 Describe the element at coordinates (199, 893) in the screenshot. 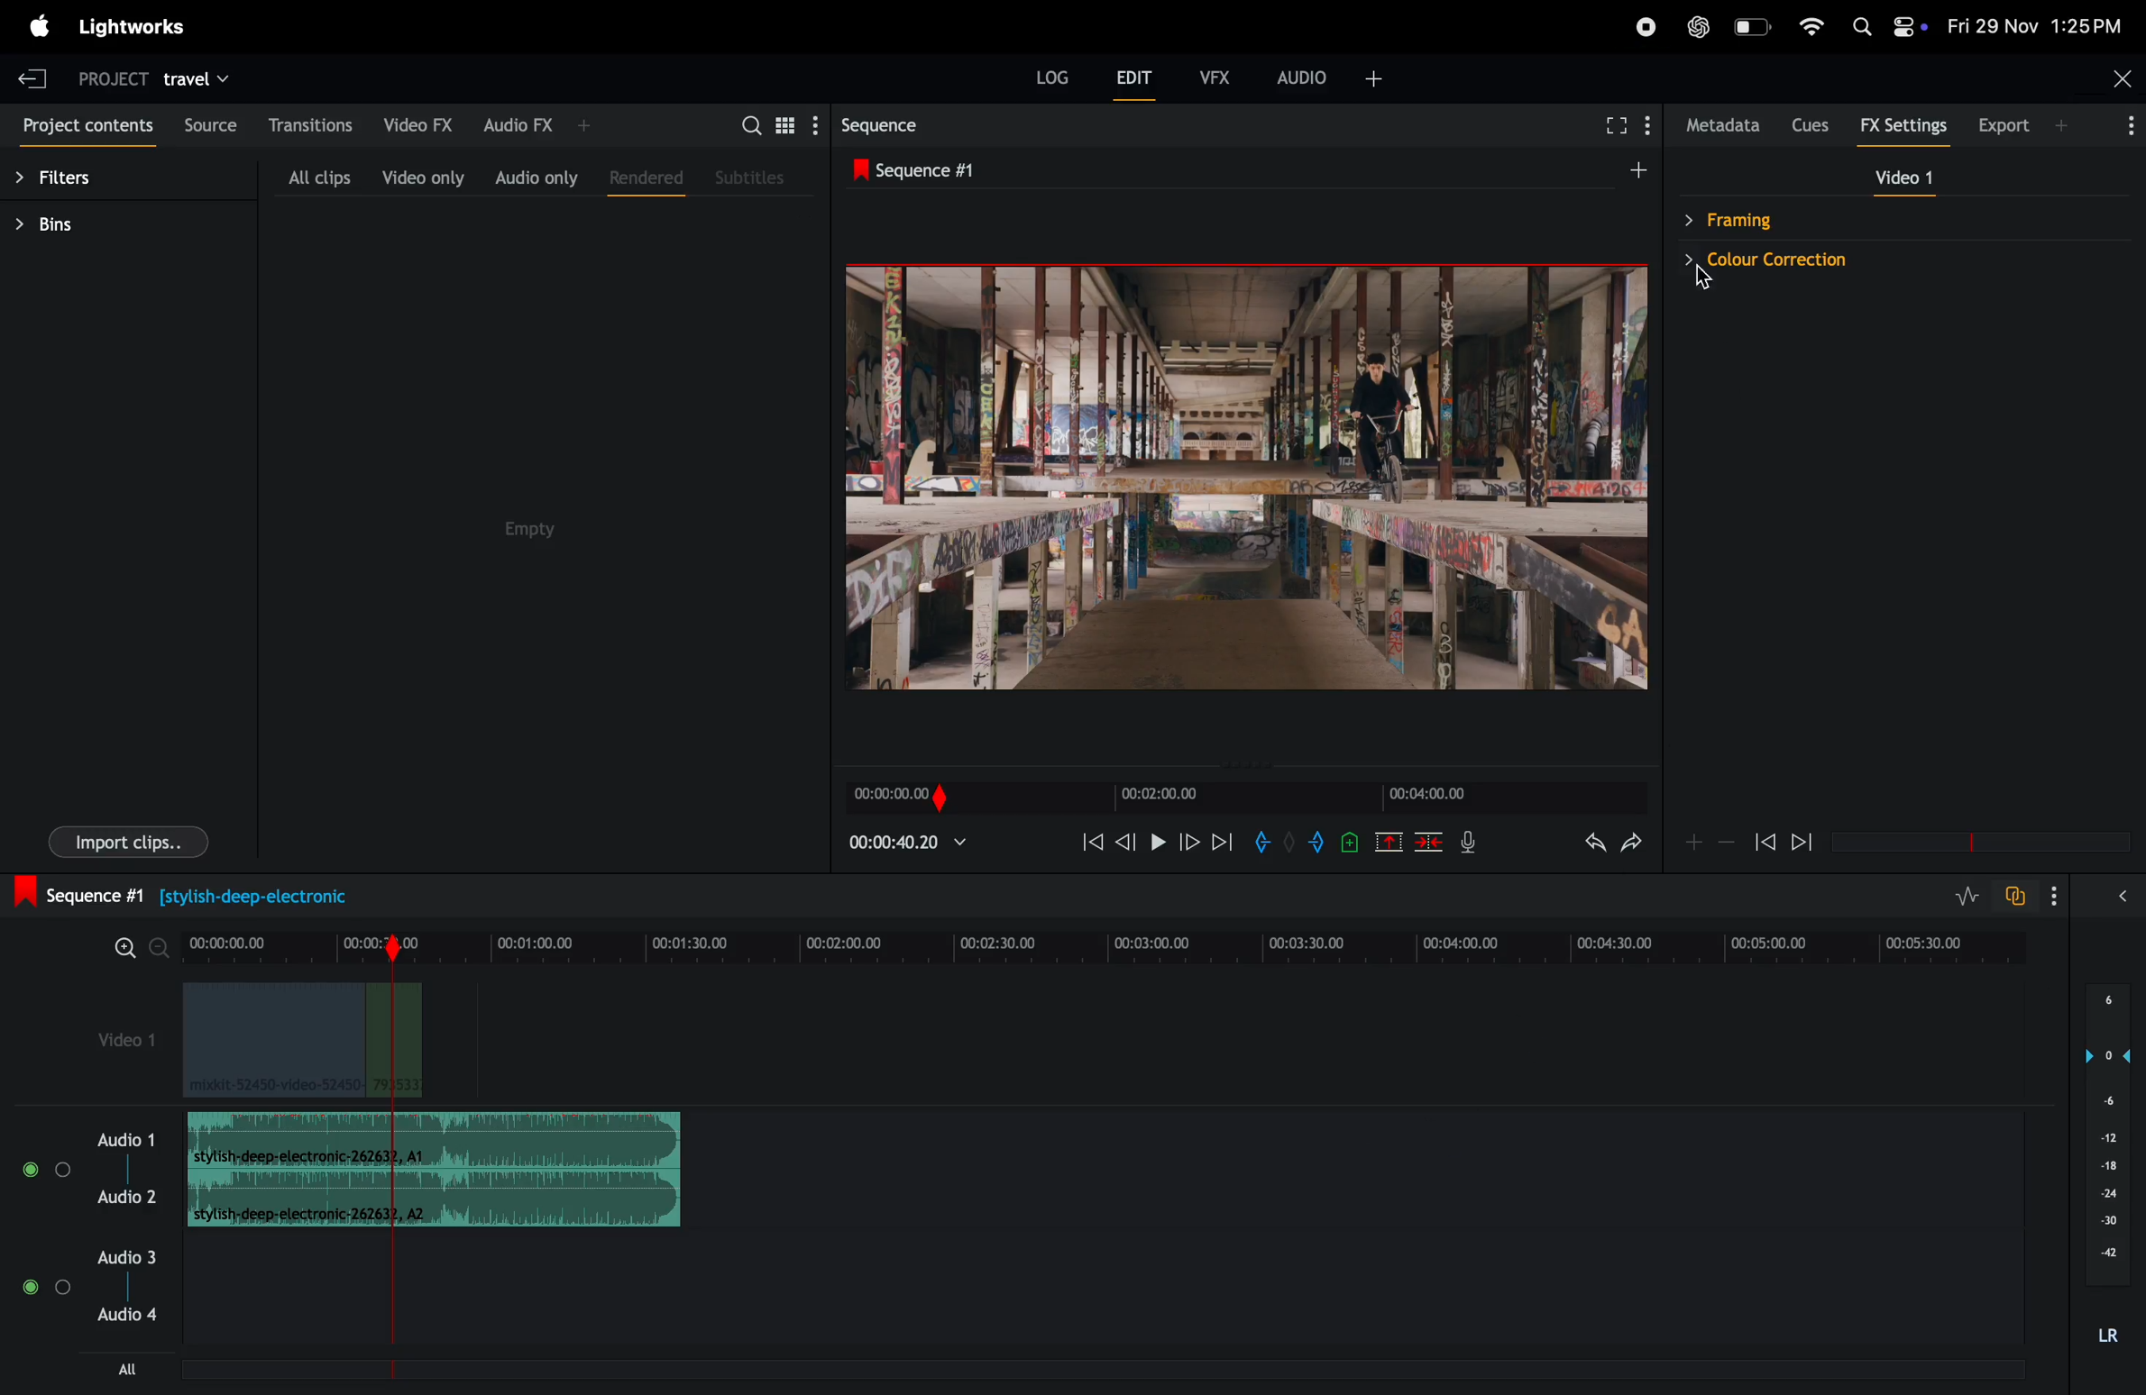

I see `sequence #1` at that location.